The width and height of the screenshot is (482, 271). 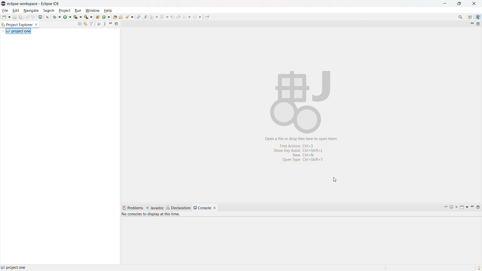 What do you see at coordinates (461, 17) in the screenshot?
I see `access commands and other items` at bounding box center [461, 17].